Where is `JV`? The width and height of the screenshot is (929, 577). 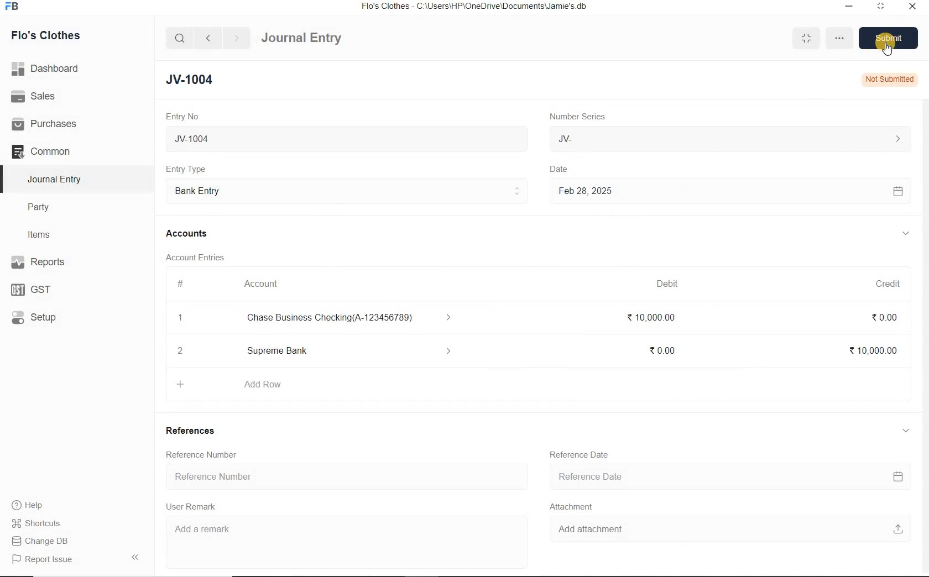
JV is located at coordinates (729, 139).